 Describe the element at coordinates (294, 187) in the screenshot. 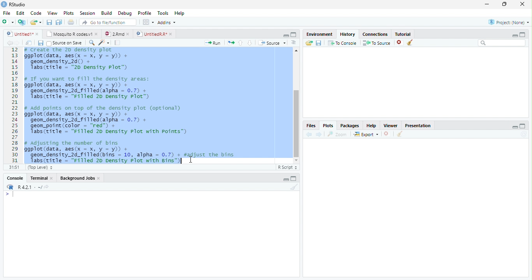

I see `Clear` at that location.